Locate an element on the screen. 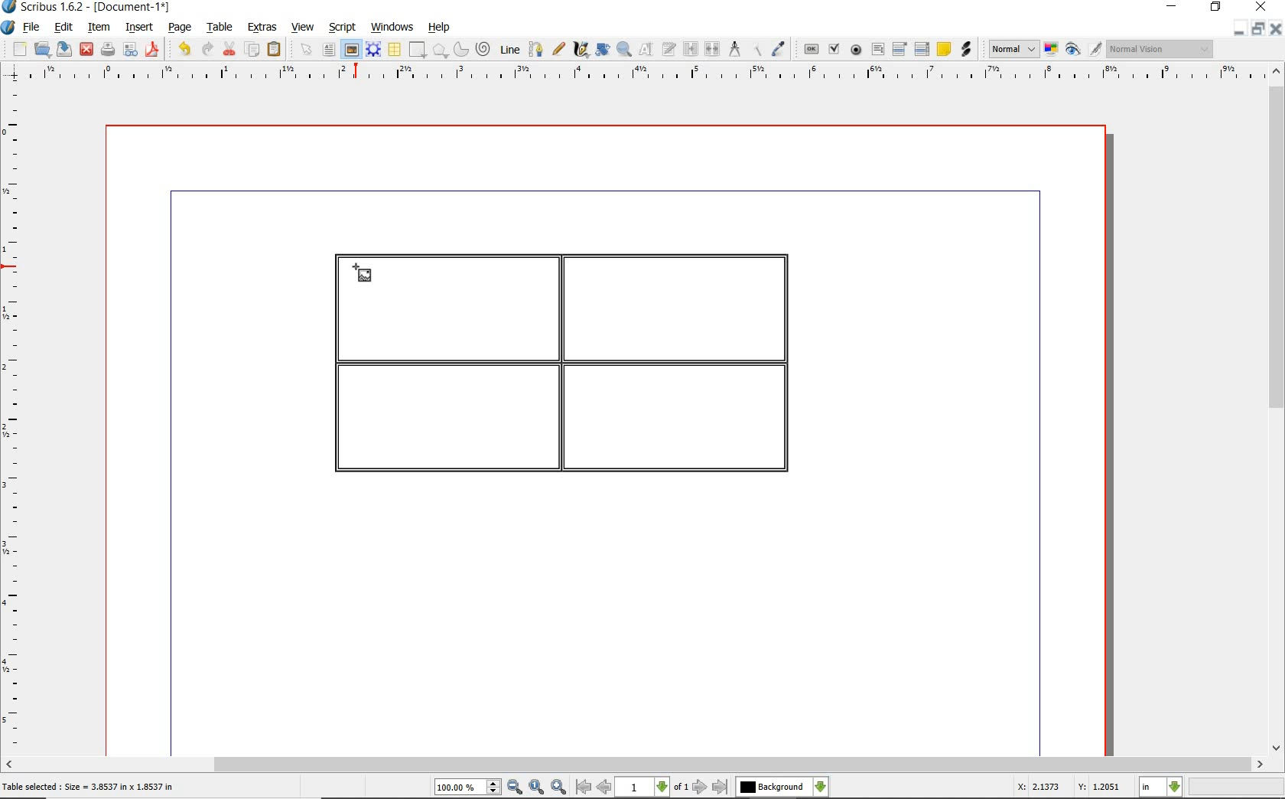 This screenshot has width=1285, height=799. ruler is located at coordinates (15, 419).